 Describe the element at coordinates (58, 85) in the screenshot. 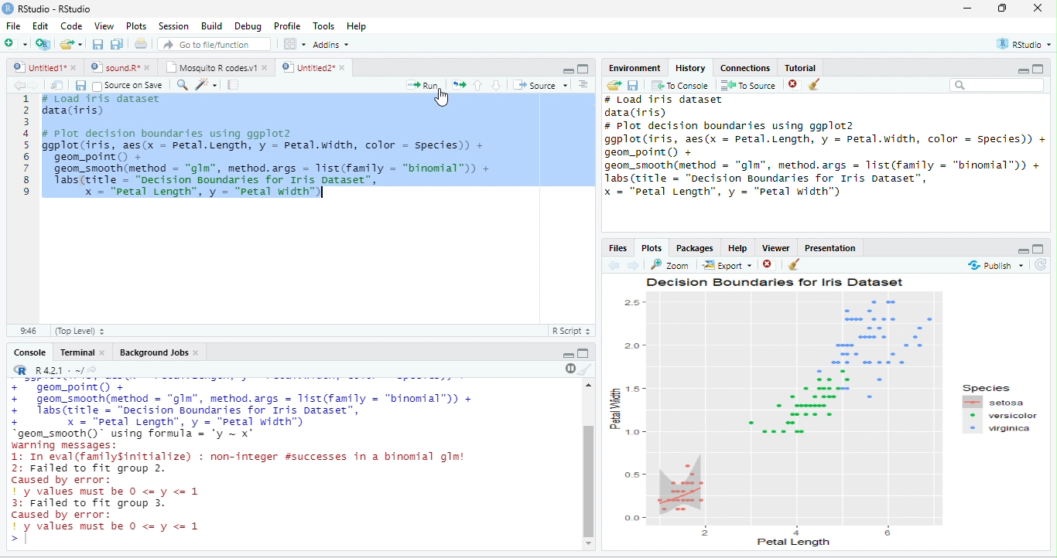

I see `show in new window` at that location.